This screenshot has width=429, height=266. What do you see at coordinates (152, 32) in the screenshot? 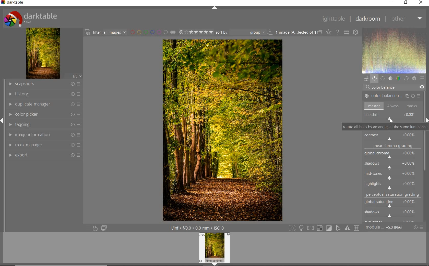
I see `filter by image color label` at bounding box center [152, 32].